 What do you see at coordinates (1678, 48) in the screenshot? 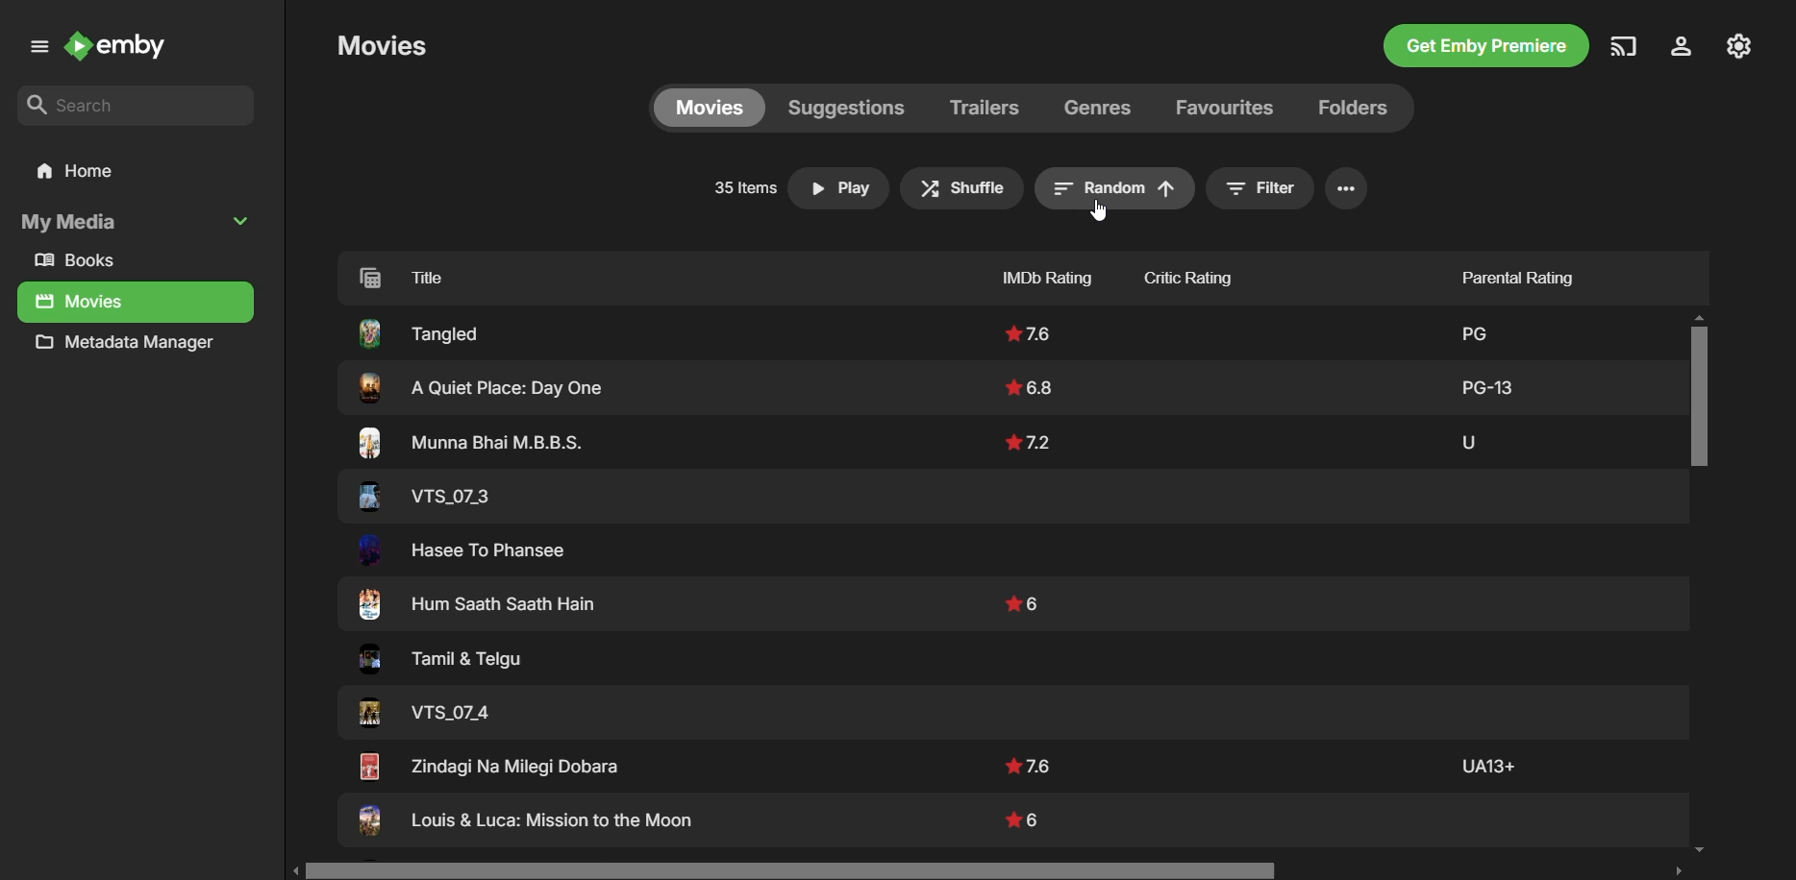
I see `Settings` at bounding box center [1678, 48].